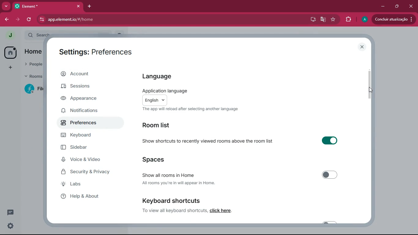 The image size is (418, 235). What do you see at coordinates (85, 75) in the screenshot?
I see `account` at bounding box center [85, 75].